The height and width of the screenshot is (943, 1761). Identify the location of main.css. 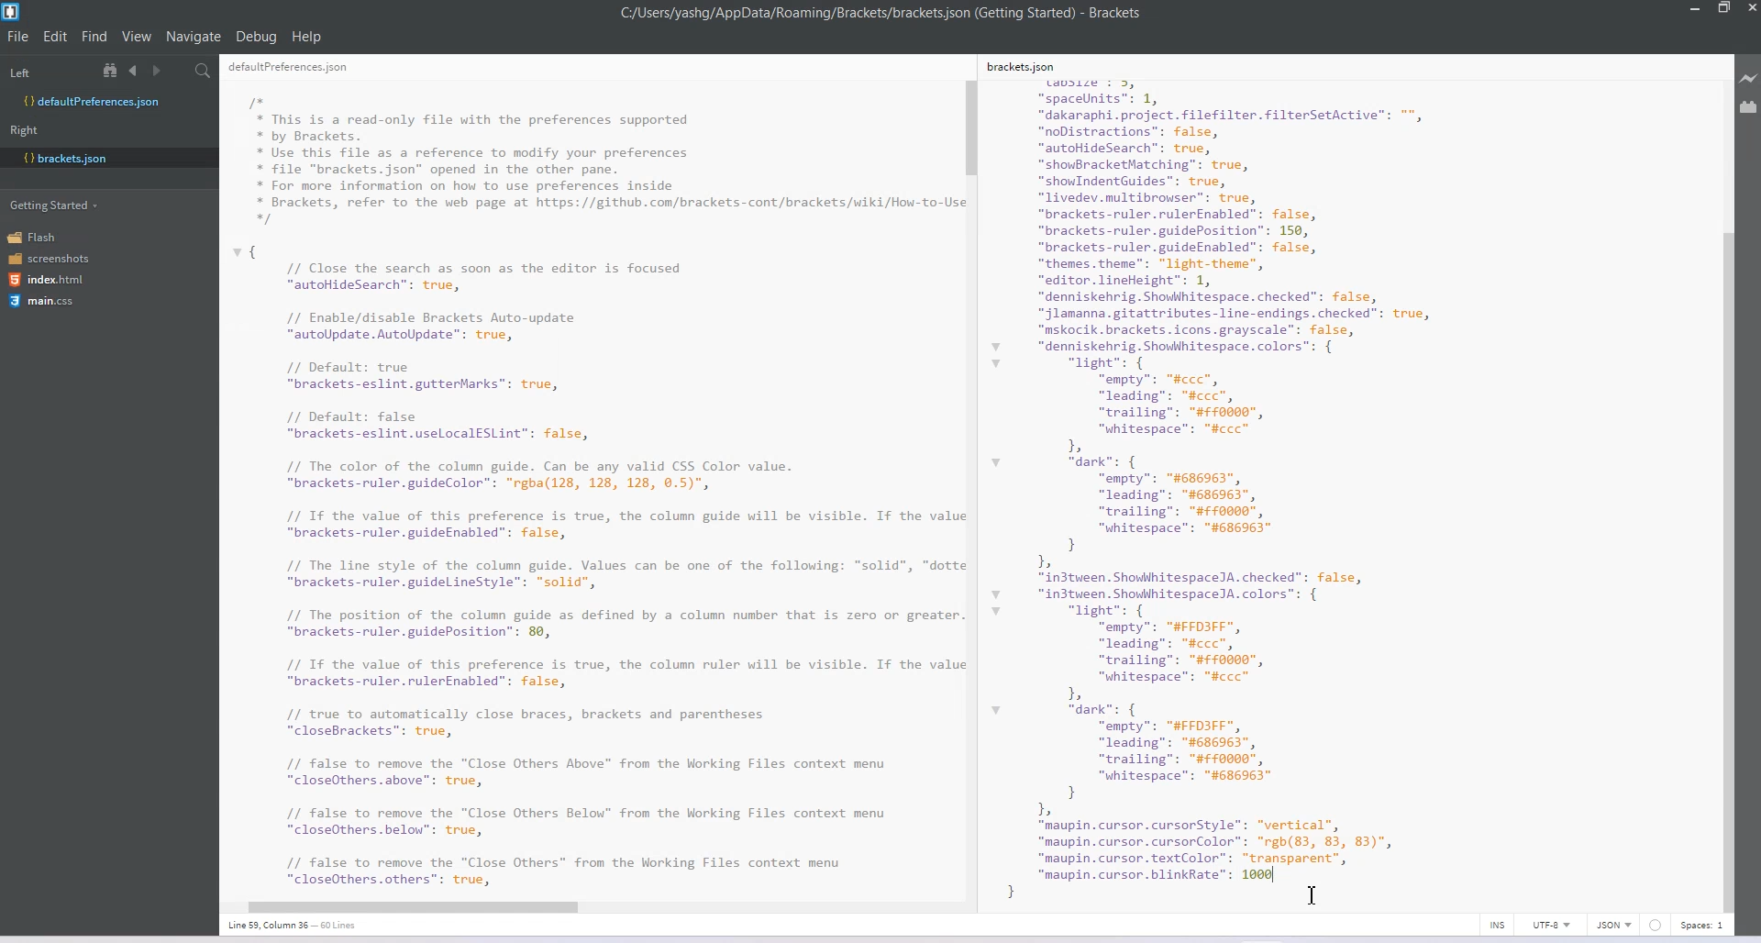
(41, 301).